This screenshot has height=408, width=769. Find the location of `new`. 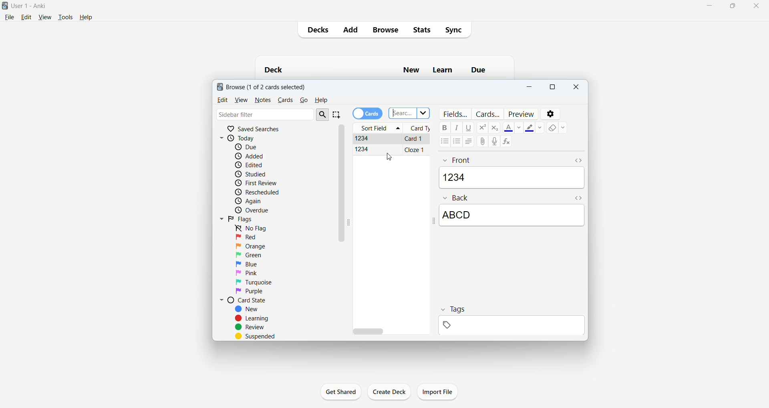

new is located at coordinates (249, 309).